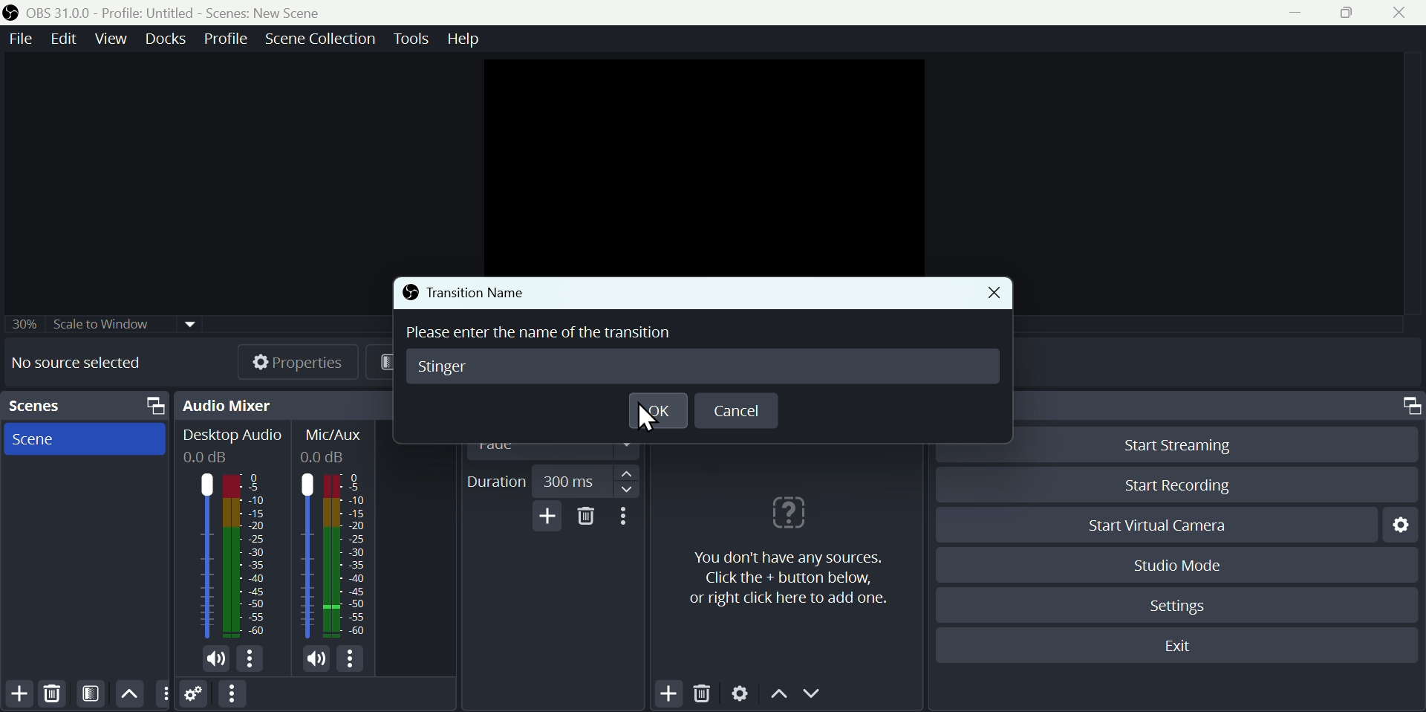 This screenshot has width=1426, height=712. Describe the element at coordinates (19, 693) in the screenshot. I see `Add` at that location.